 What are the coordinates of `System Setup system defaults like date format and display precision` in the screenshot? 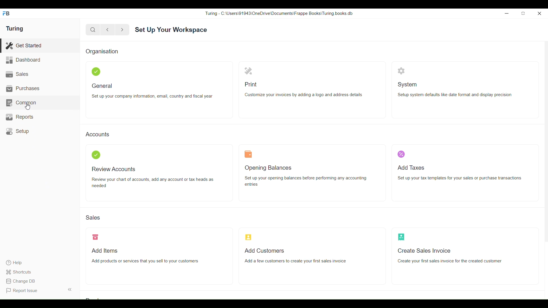 It's located at (455, 90).